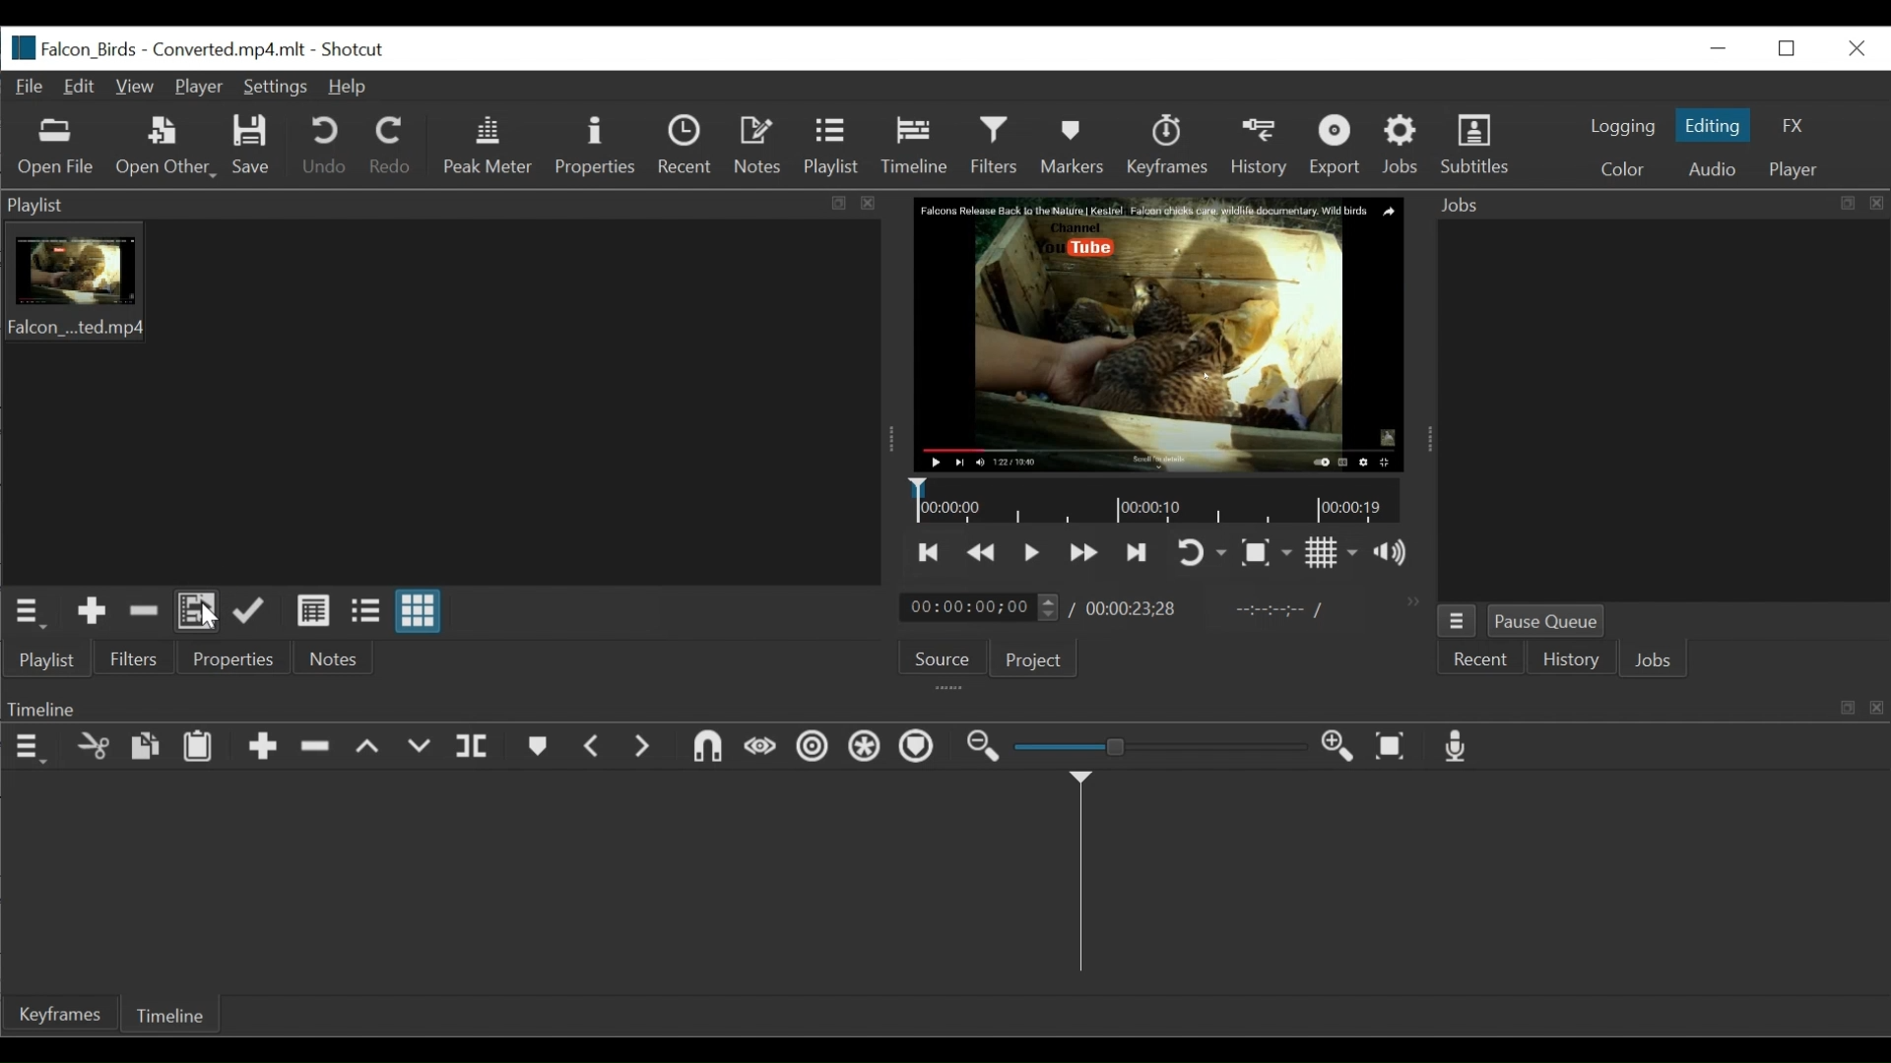 This screenshot has width=1891, height=1063. Describe the element at coordinates (59, 1013) in the screenshot. I see `Keyframe ` at that location.